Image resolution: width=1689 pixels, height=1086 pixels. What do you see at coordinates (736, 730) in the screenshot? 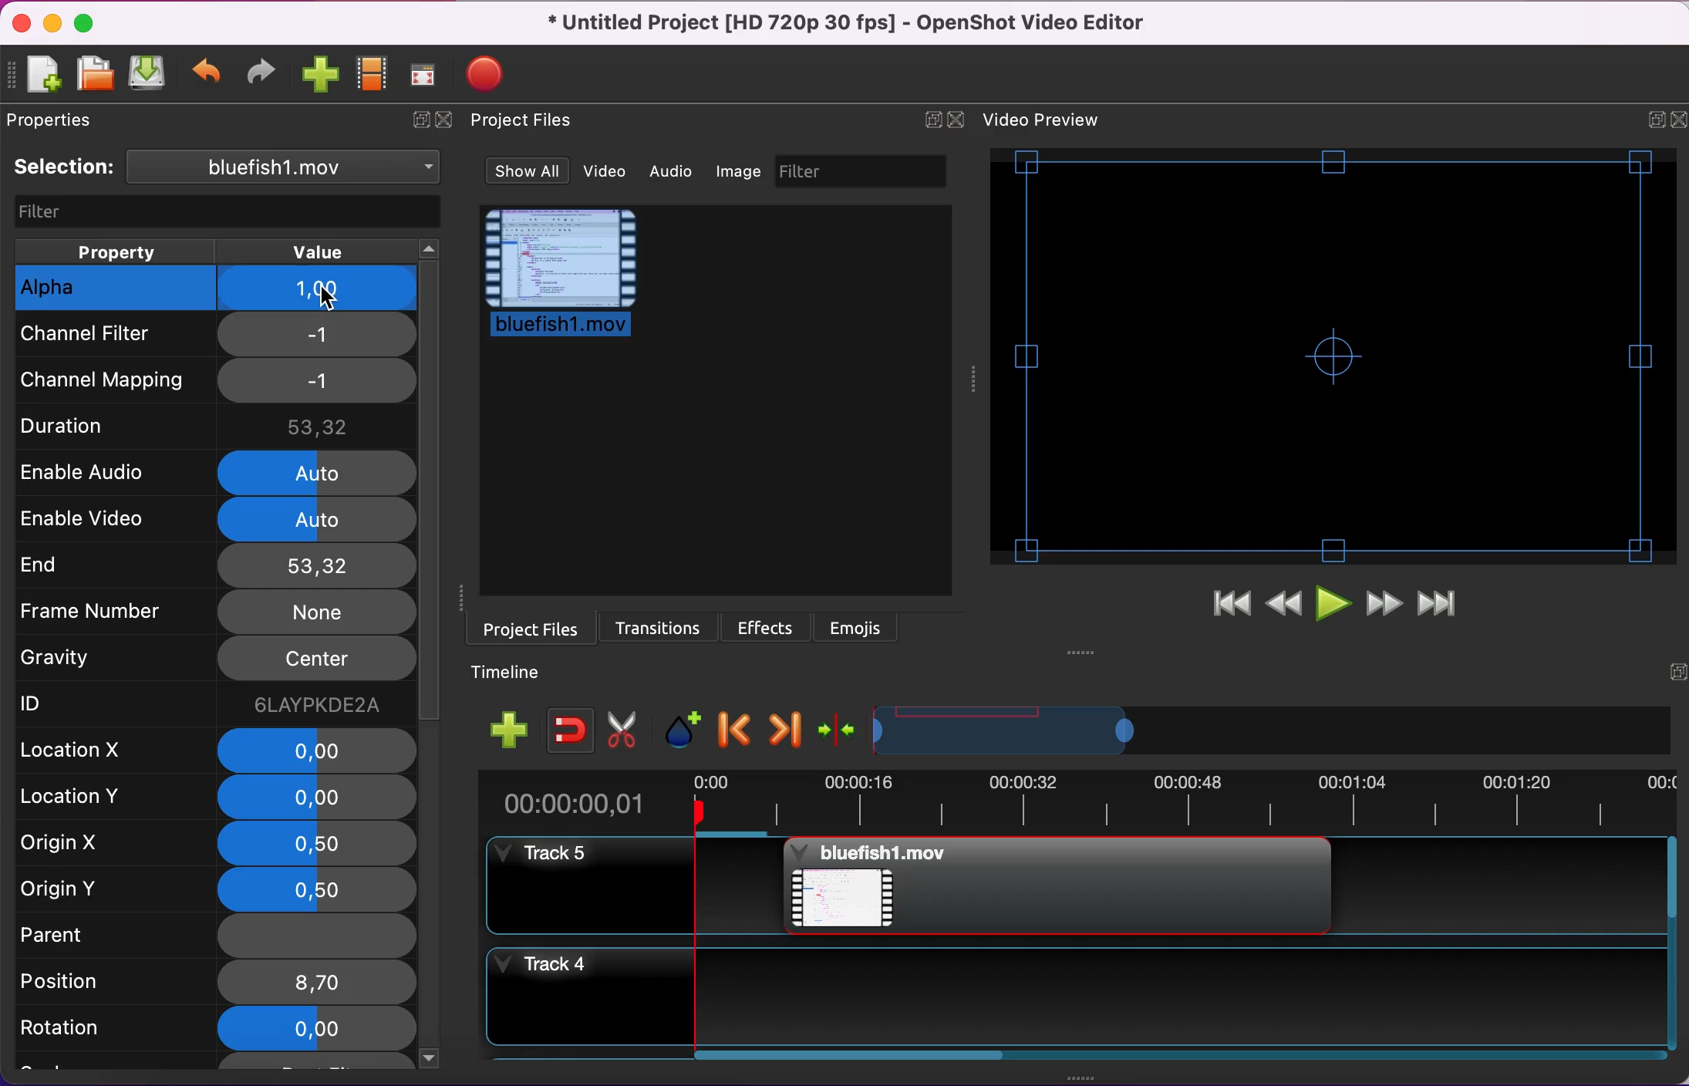
I see `previous marker` at bounding box center [736, 730].